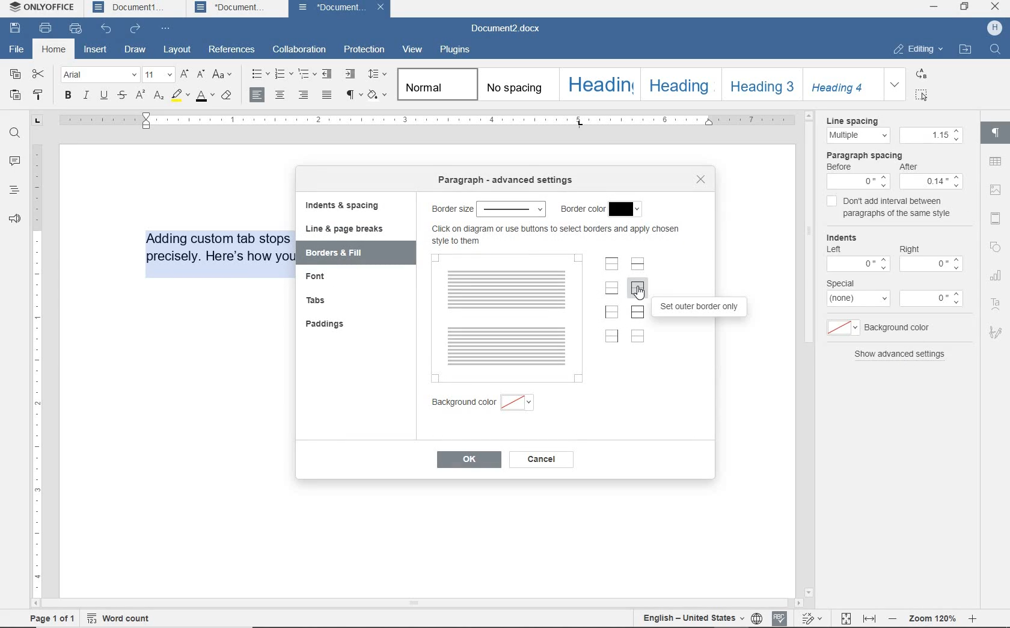  What do you see at coordinates (76, 29) in the screenshot?
I see `quick print` at bounding box center [76, 29].